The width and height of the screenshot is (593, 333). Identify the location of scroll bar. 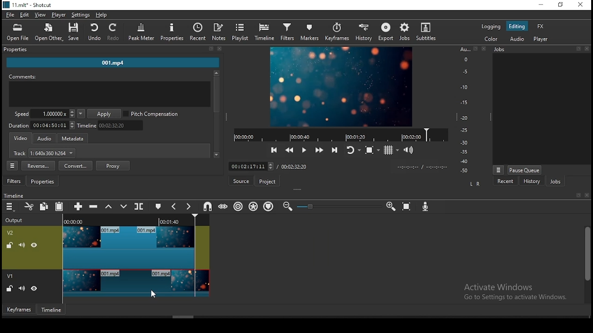
(587, 264).